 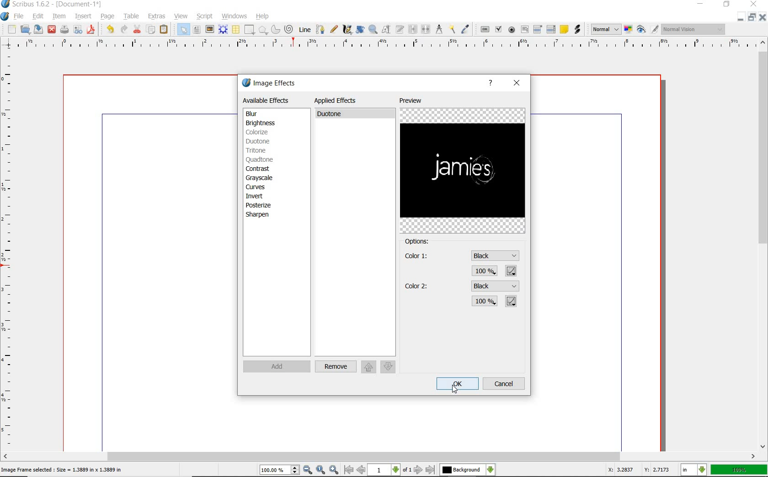 I want to click on text annotation, so click(x=565, y=30).